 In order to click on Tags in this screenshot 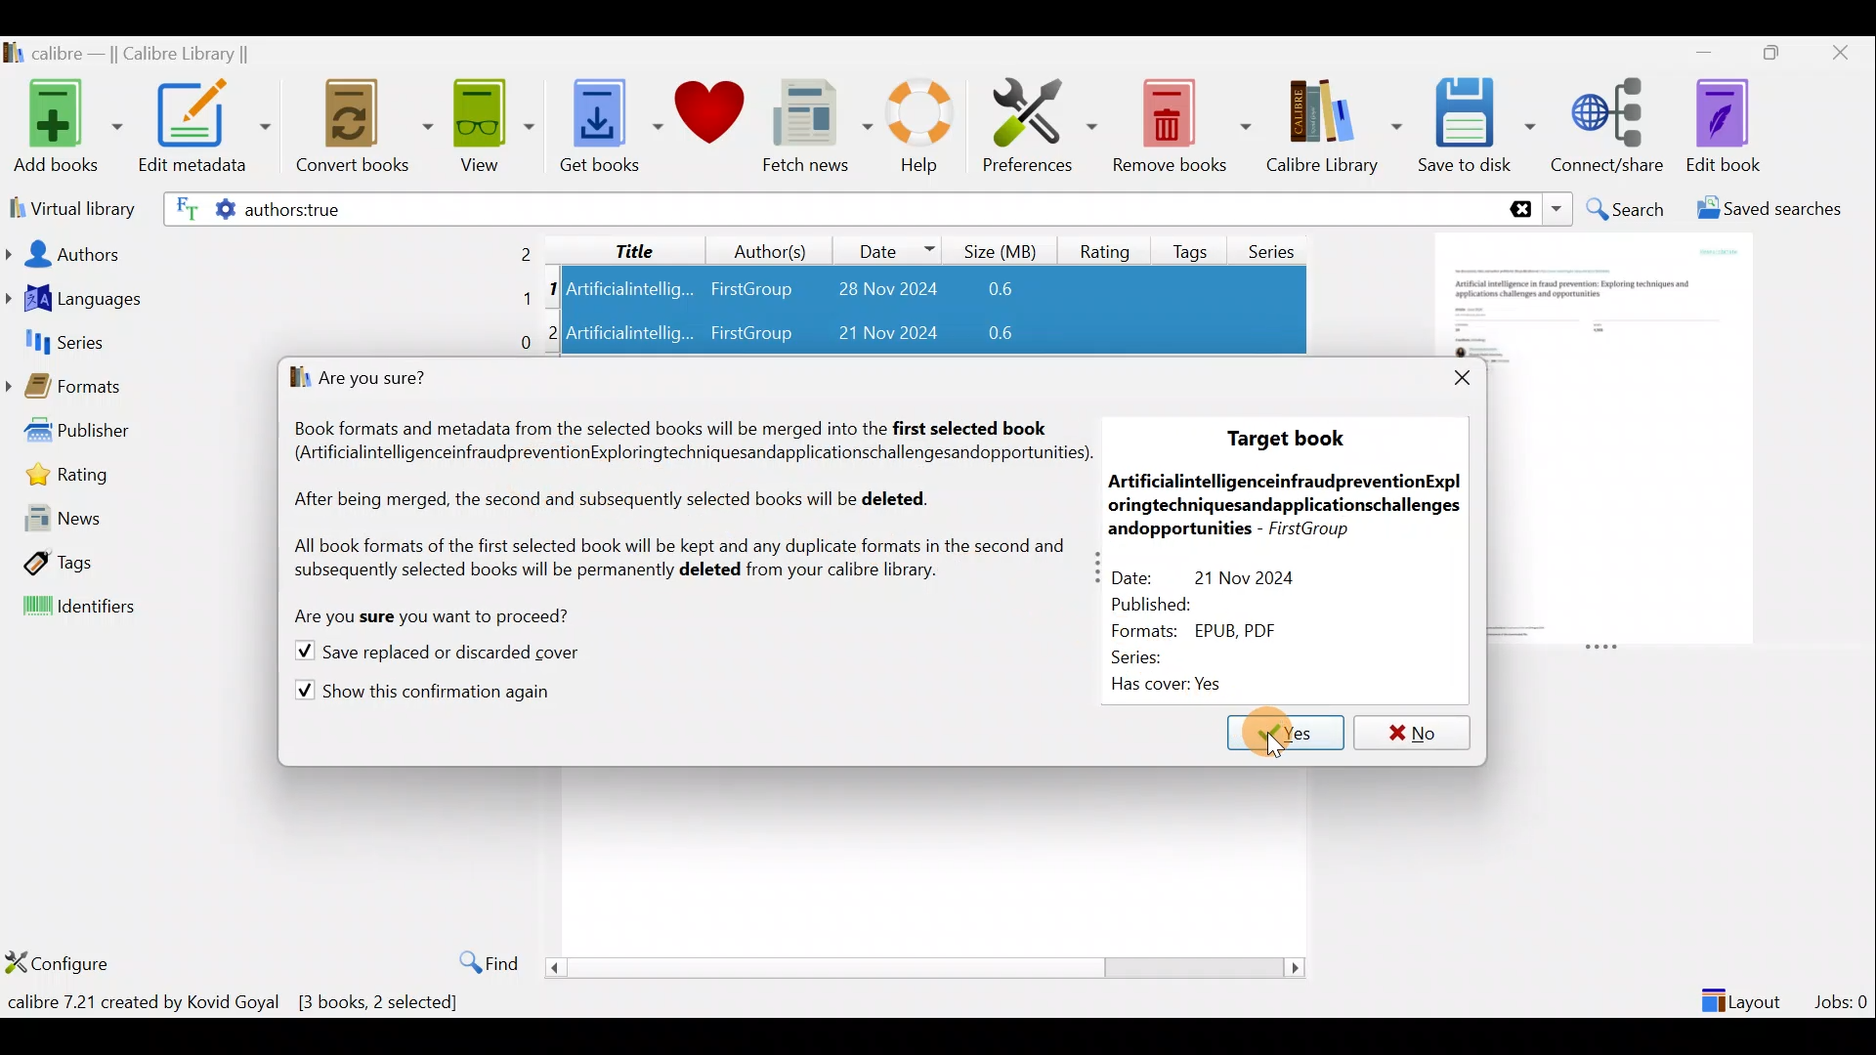, I will do `click(136, 561)`.